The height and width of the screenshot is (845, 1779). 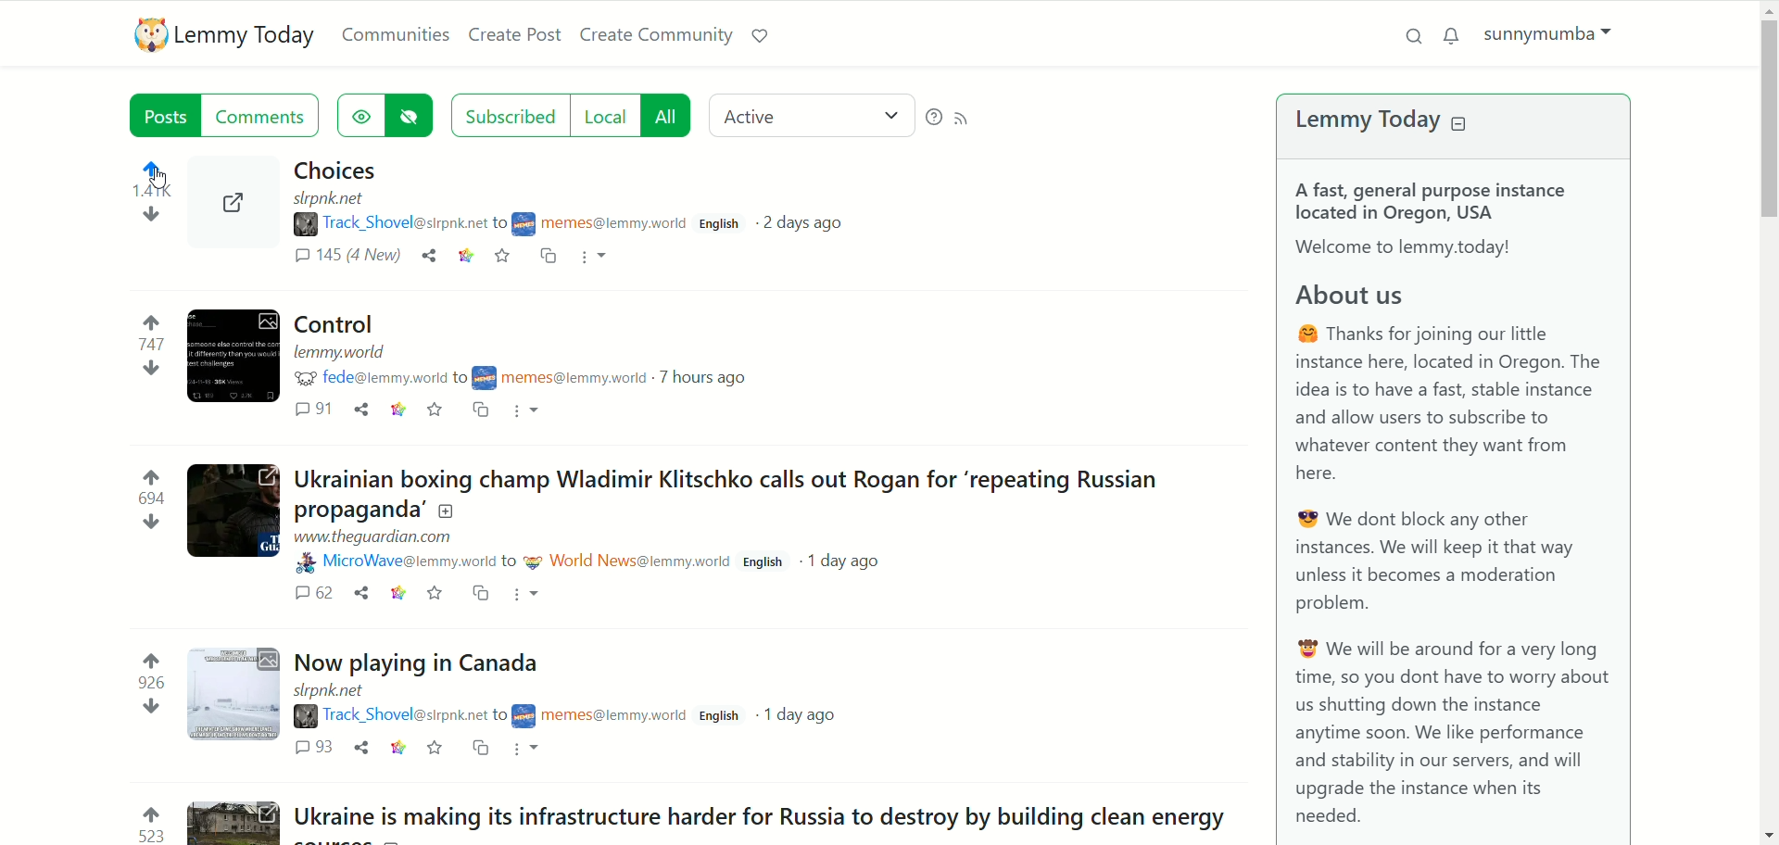 What do you see at coordinates (809, 115) in the screenshot?
I see `active` at bounding box center [809, 115].